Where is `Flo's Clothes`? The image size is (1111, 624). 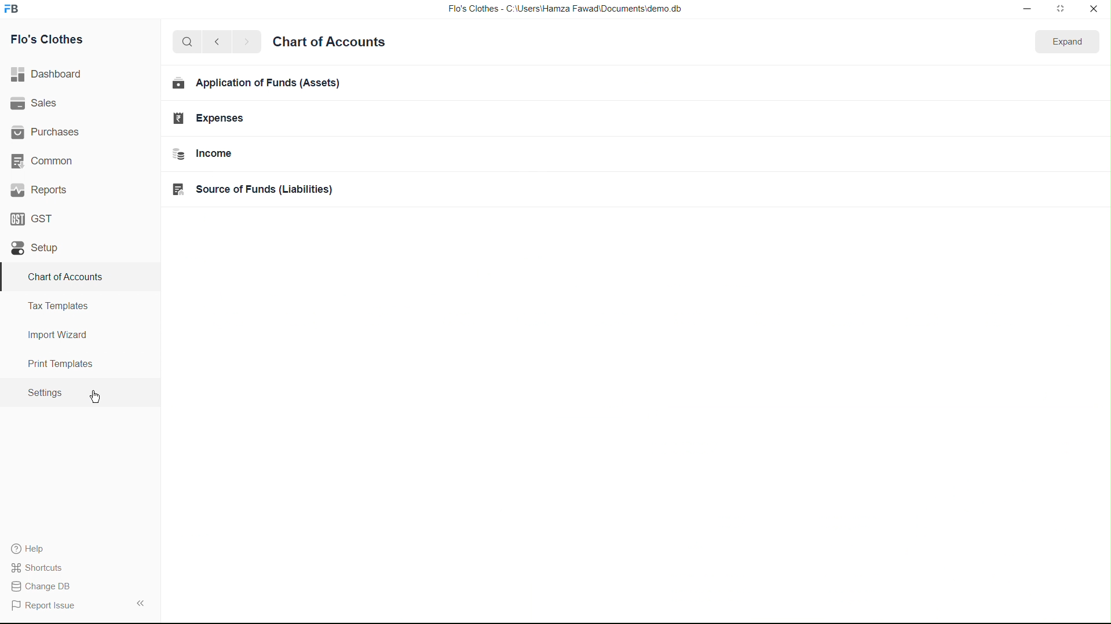
Flo's Clothes is located at coordinates (52, 41).